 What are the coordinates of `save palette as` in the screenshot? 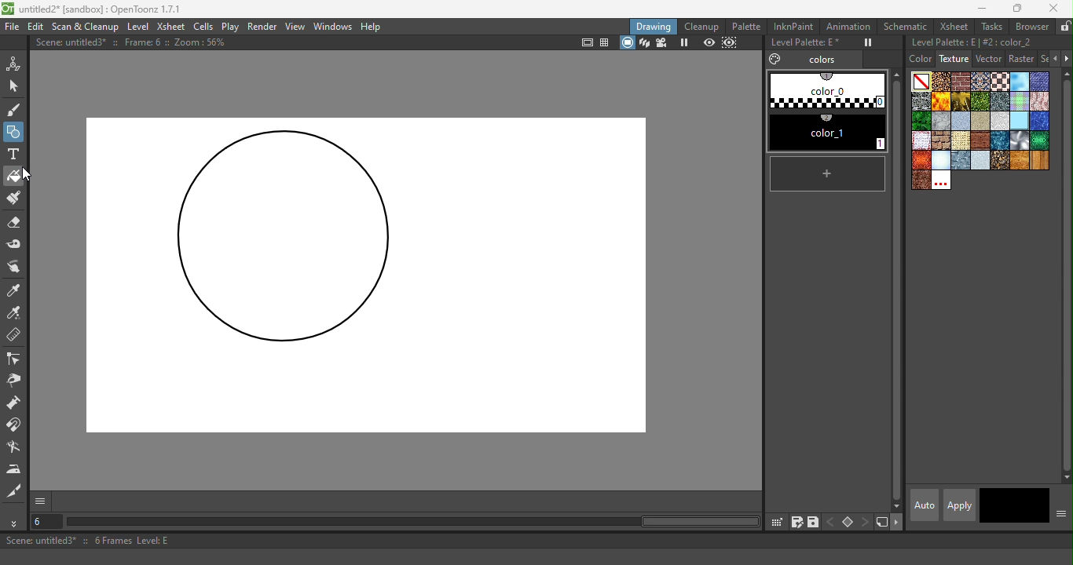 It's located at (796, 522).